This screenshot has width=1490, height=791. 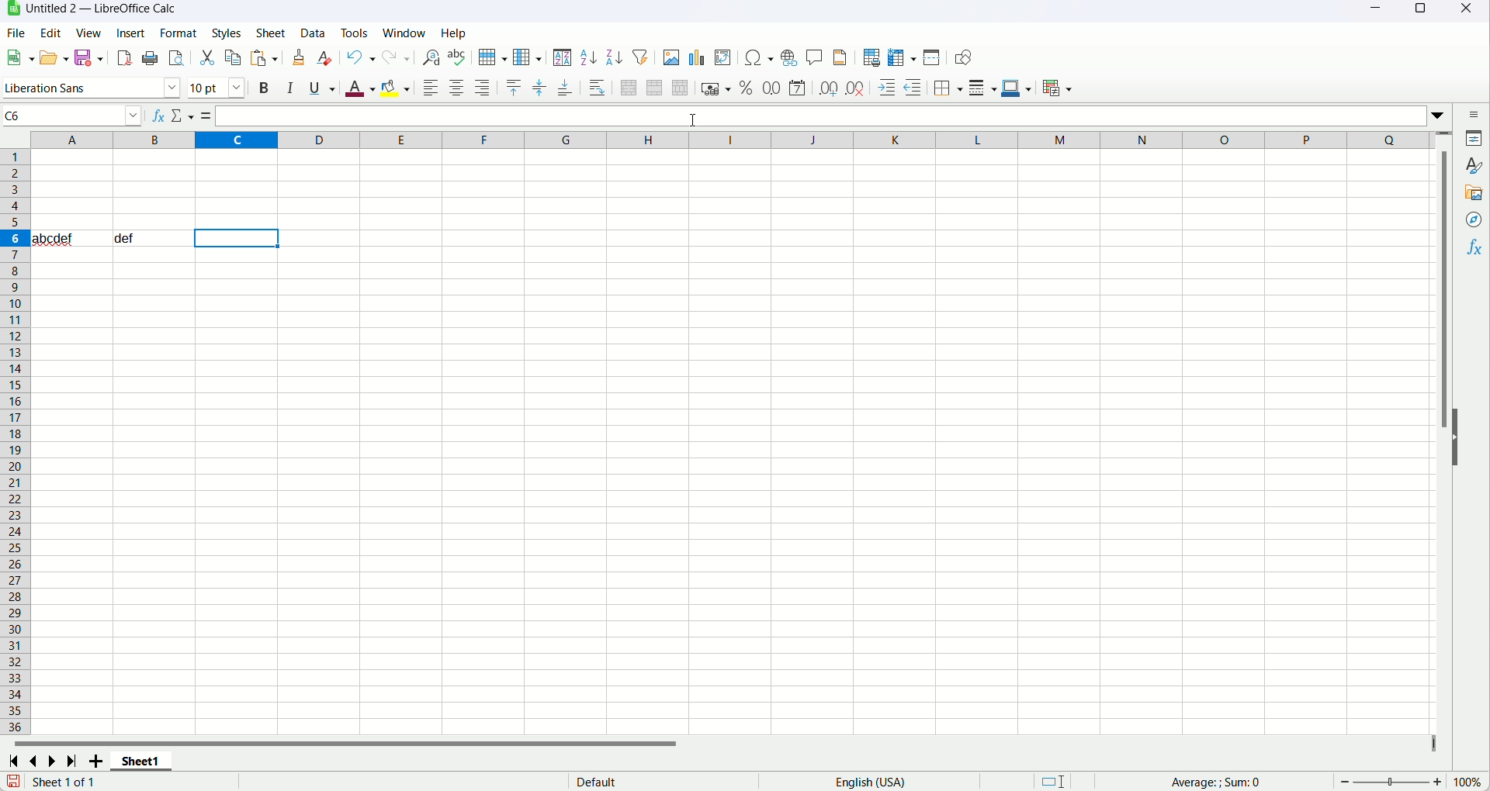 What do you see at coordinates (565, 88) in the screenshot?
I see `align bottom` at bounding box center [565, 88].